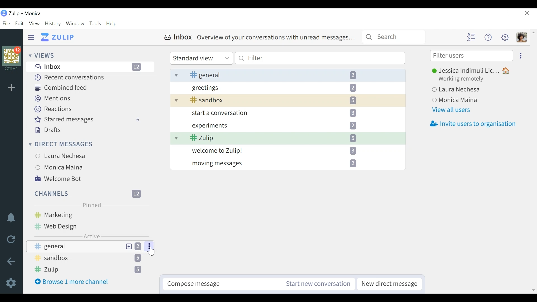  Describe the element at coordinates (62, 88) in the screenshot. I see `Combined feed` at that location.